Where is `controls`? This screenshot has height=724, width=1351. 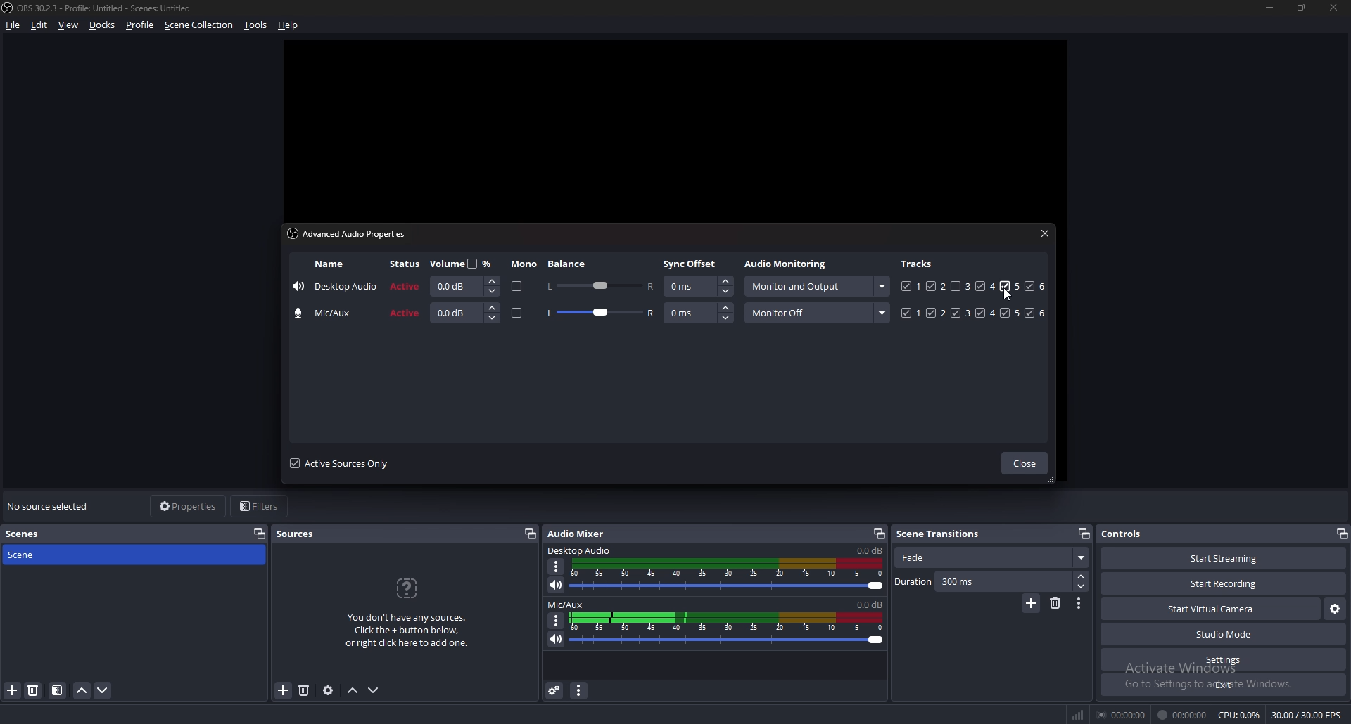
controls is located at coordinates (1131, 534).